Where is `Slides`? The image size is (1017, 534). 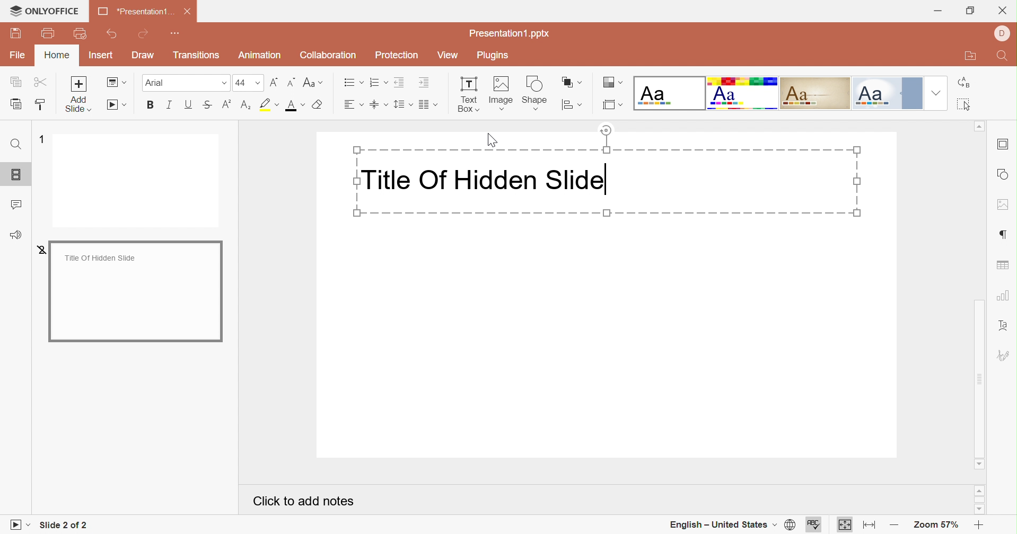 Slides is located at coordinates (13, 174).